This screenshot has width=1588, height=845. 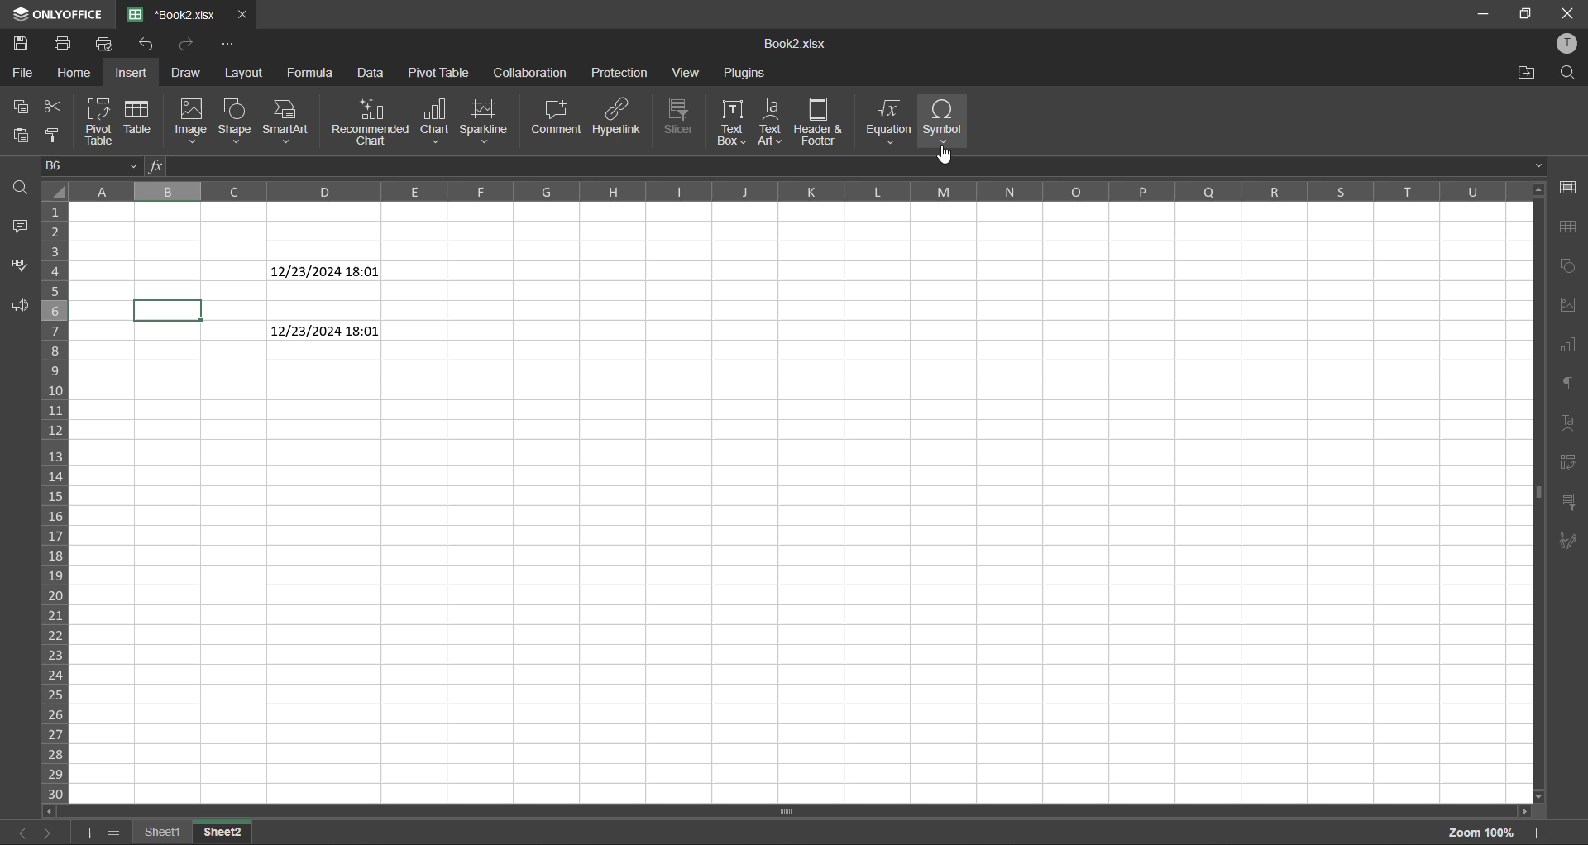 What do you see at coordinates (1571, 541) in the screenshot?
I see `signature` at bounding box center [1571, 541].